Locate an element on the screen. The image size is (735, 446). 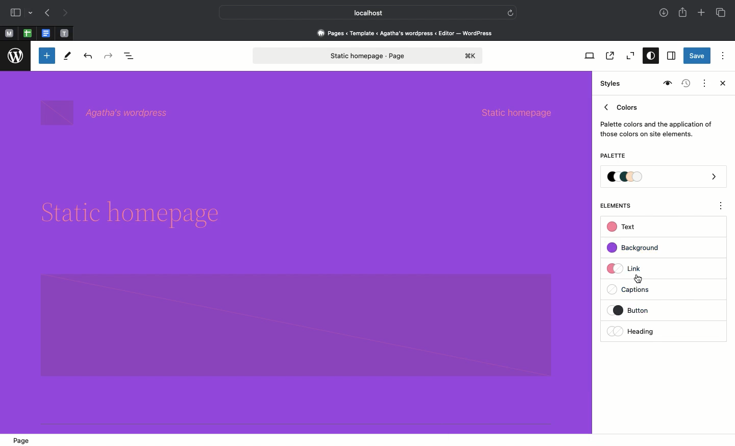
Block is located at coordinates (296, 325).